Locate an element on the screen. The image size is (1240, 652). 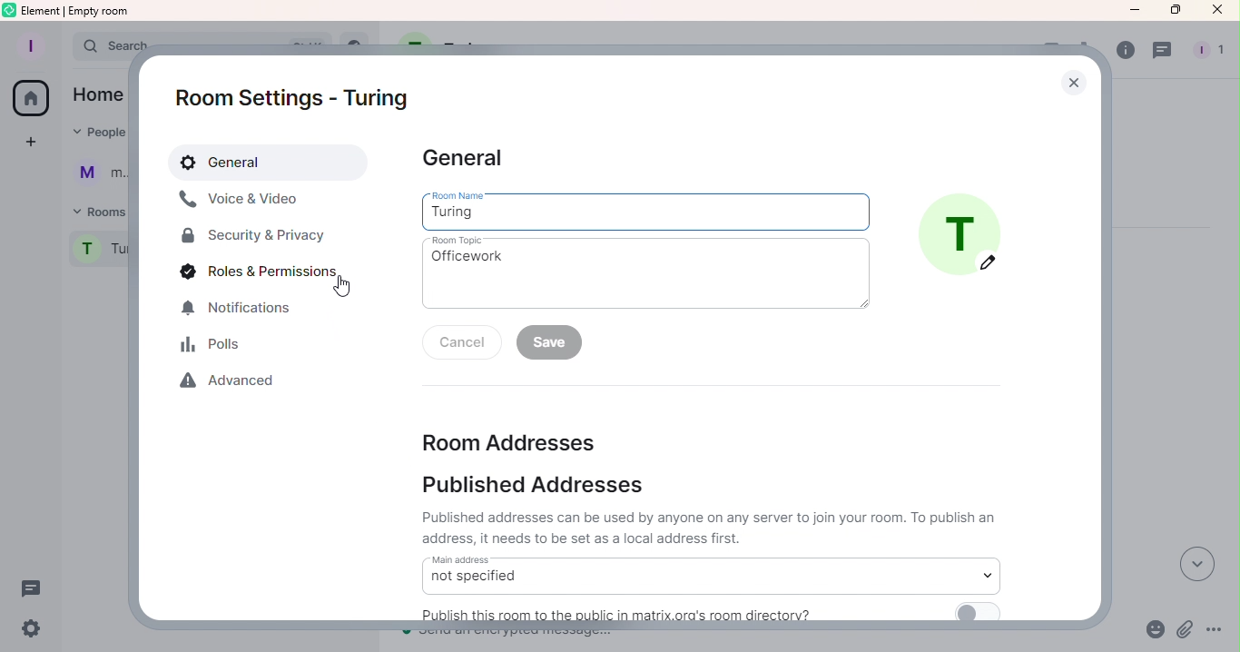
Close is located at coordinates (1214, 10).